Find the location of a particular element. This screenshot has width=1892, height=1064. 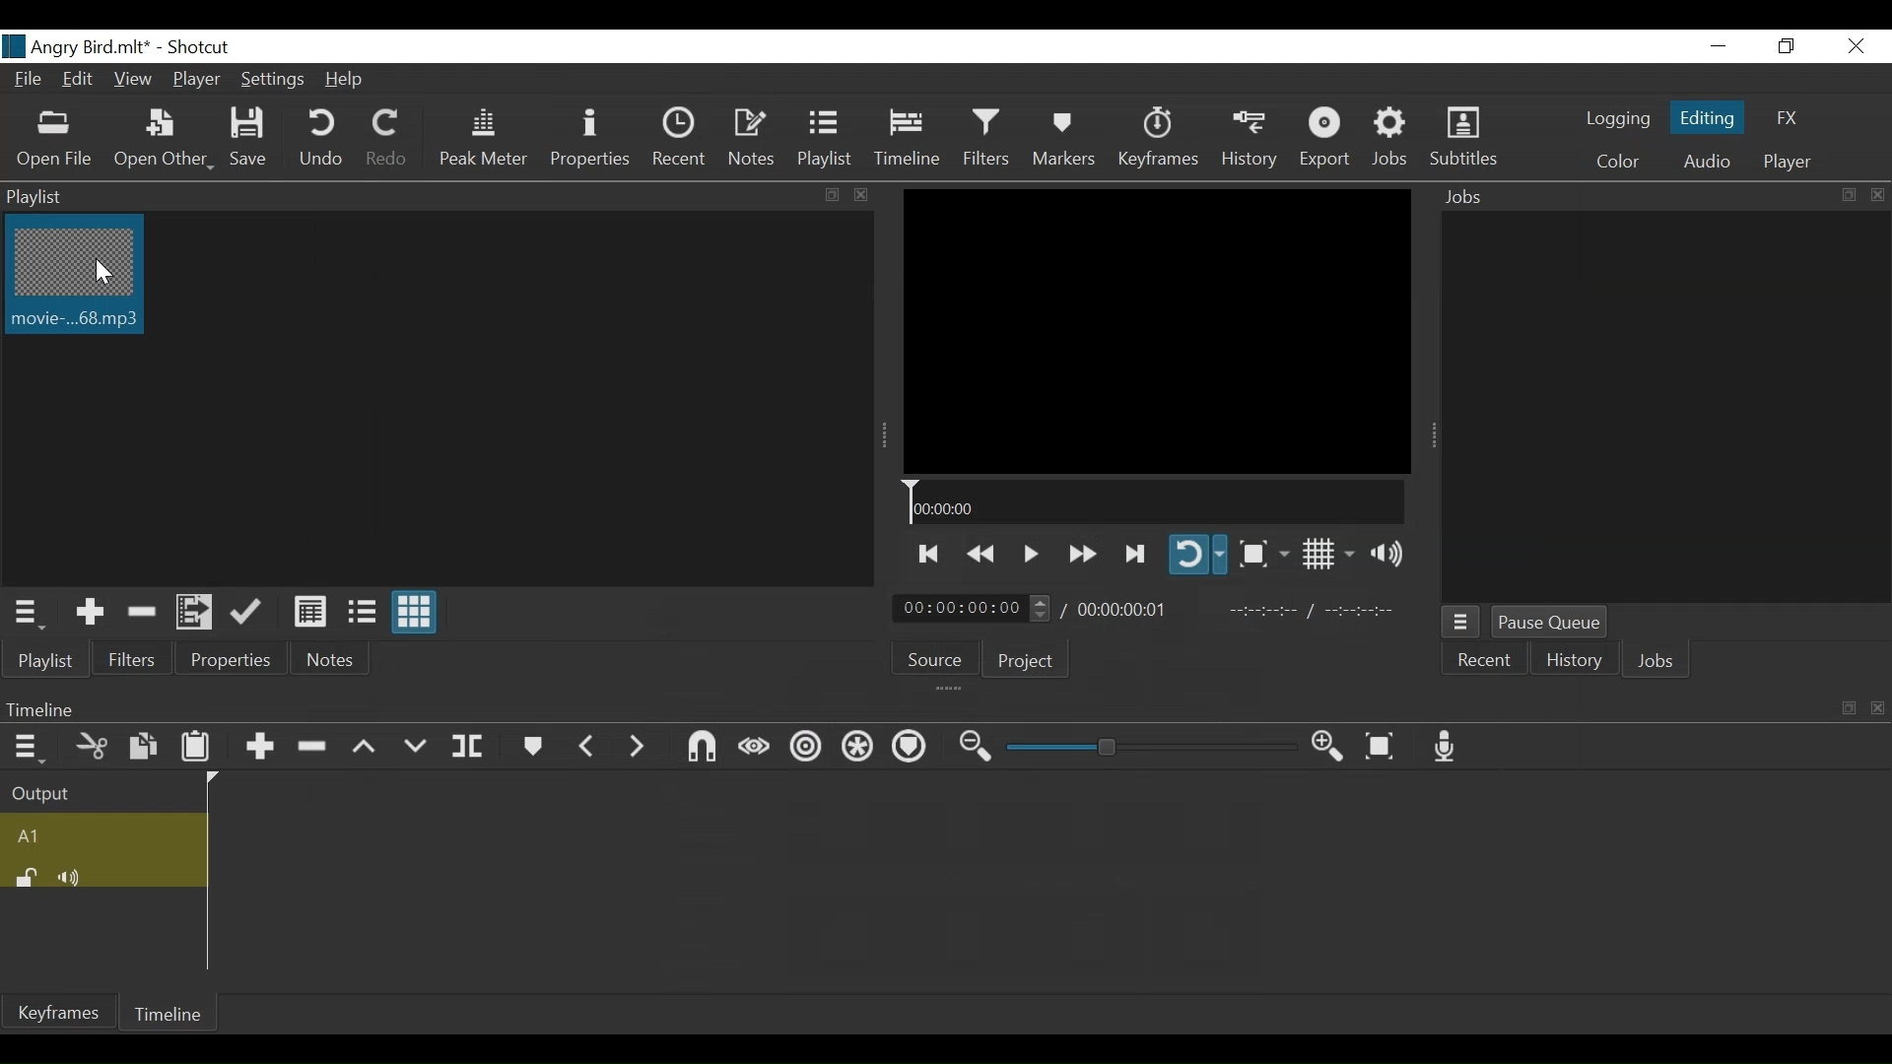

Show volume control is located at coordinates (1391, 557).